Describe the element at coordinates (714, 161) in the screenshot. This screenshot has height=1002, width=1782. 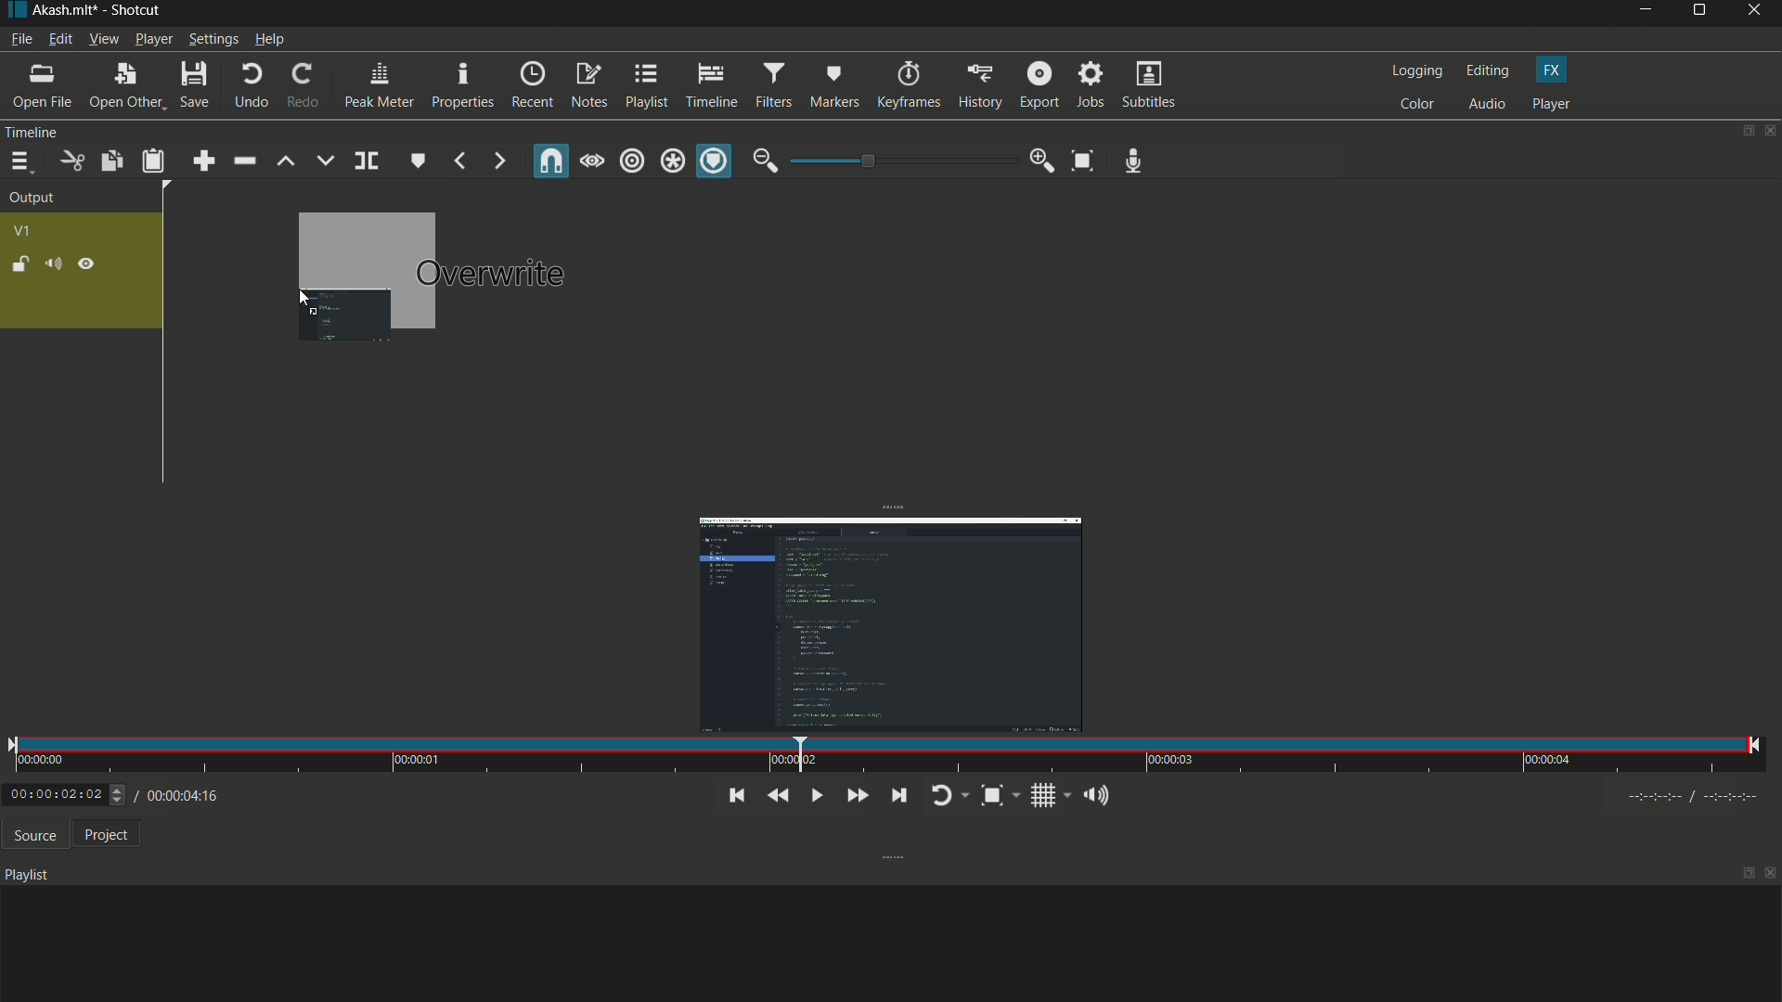
I see `ripple marker` at that location.